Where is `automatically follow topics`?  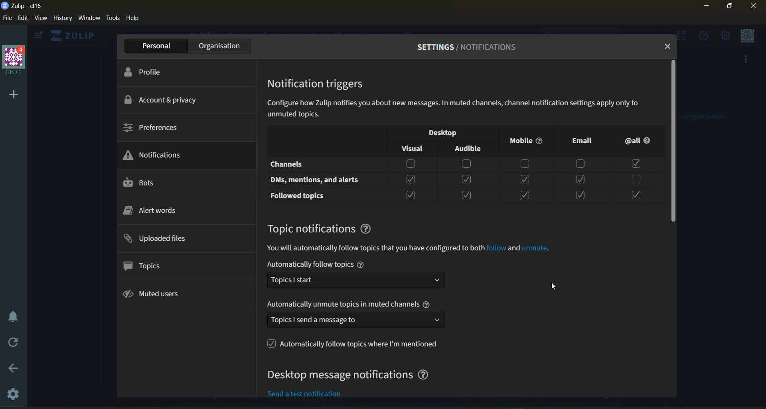 automatically follow topics is located at coordinates (357, 264).